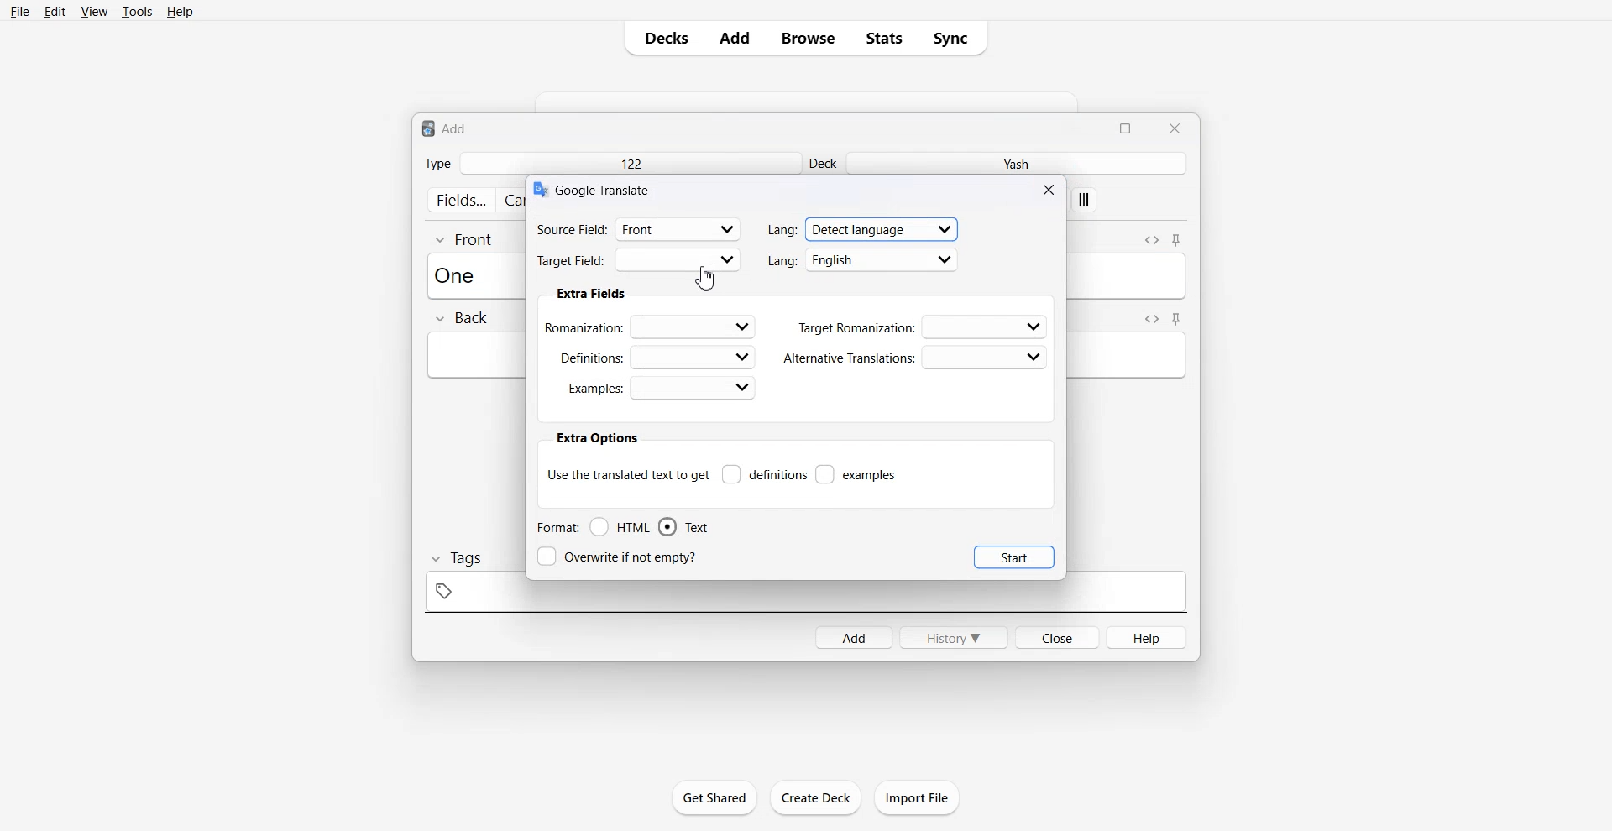 The width and height of the screenshot is (1612, 831). What do you see at coordinates (651, 327) in the screenshot?
I see `Romanization` at bounding box center [651, 327].